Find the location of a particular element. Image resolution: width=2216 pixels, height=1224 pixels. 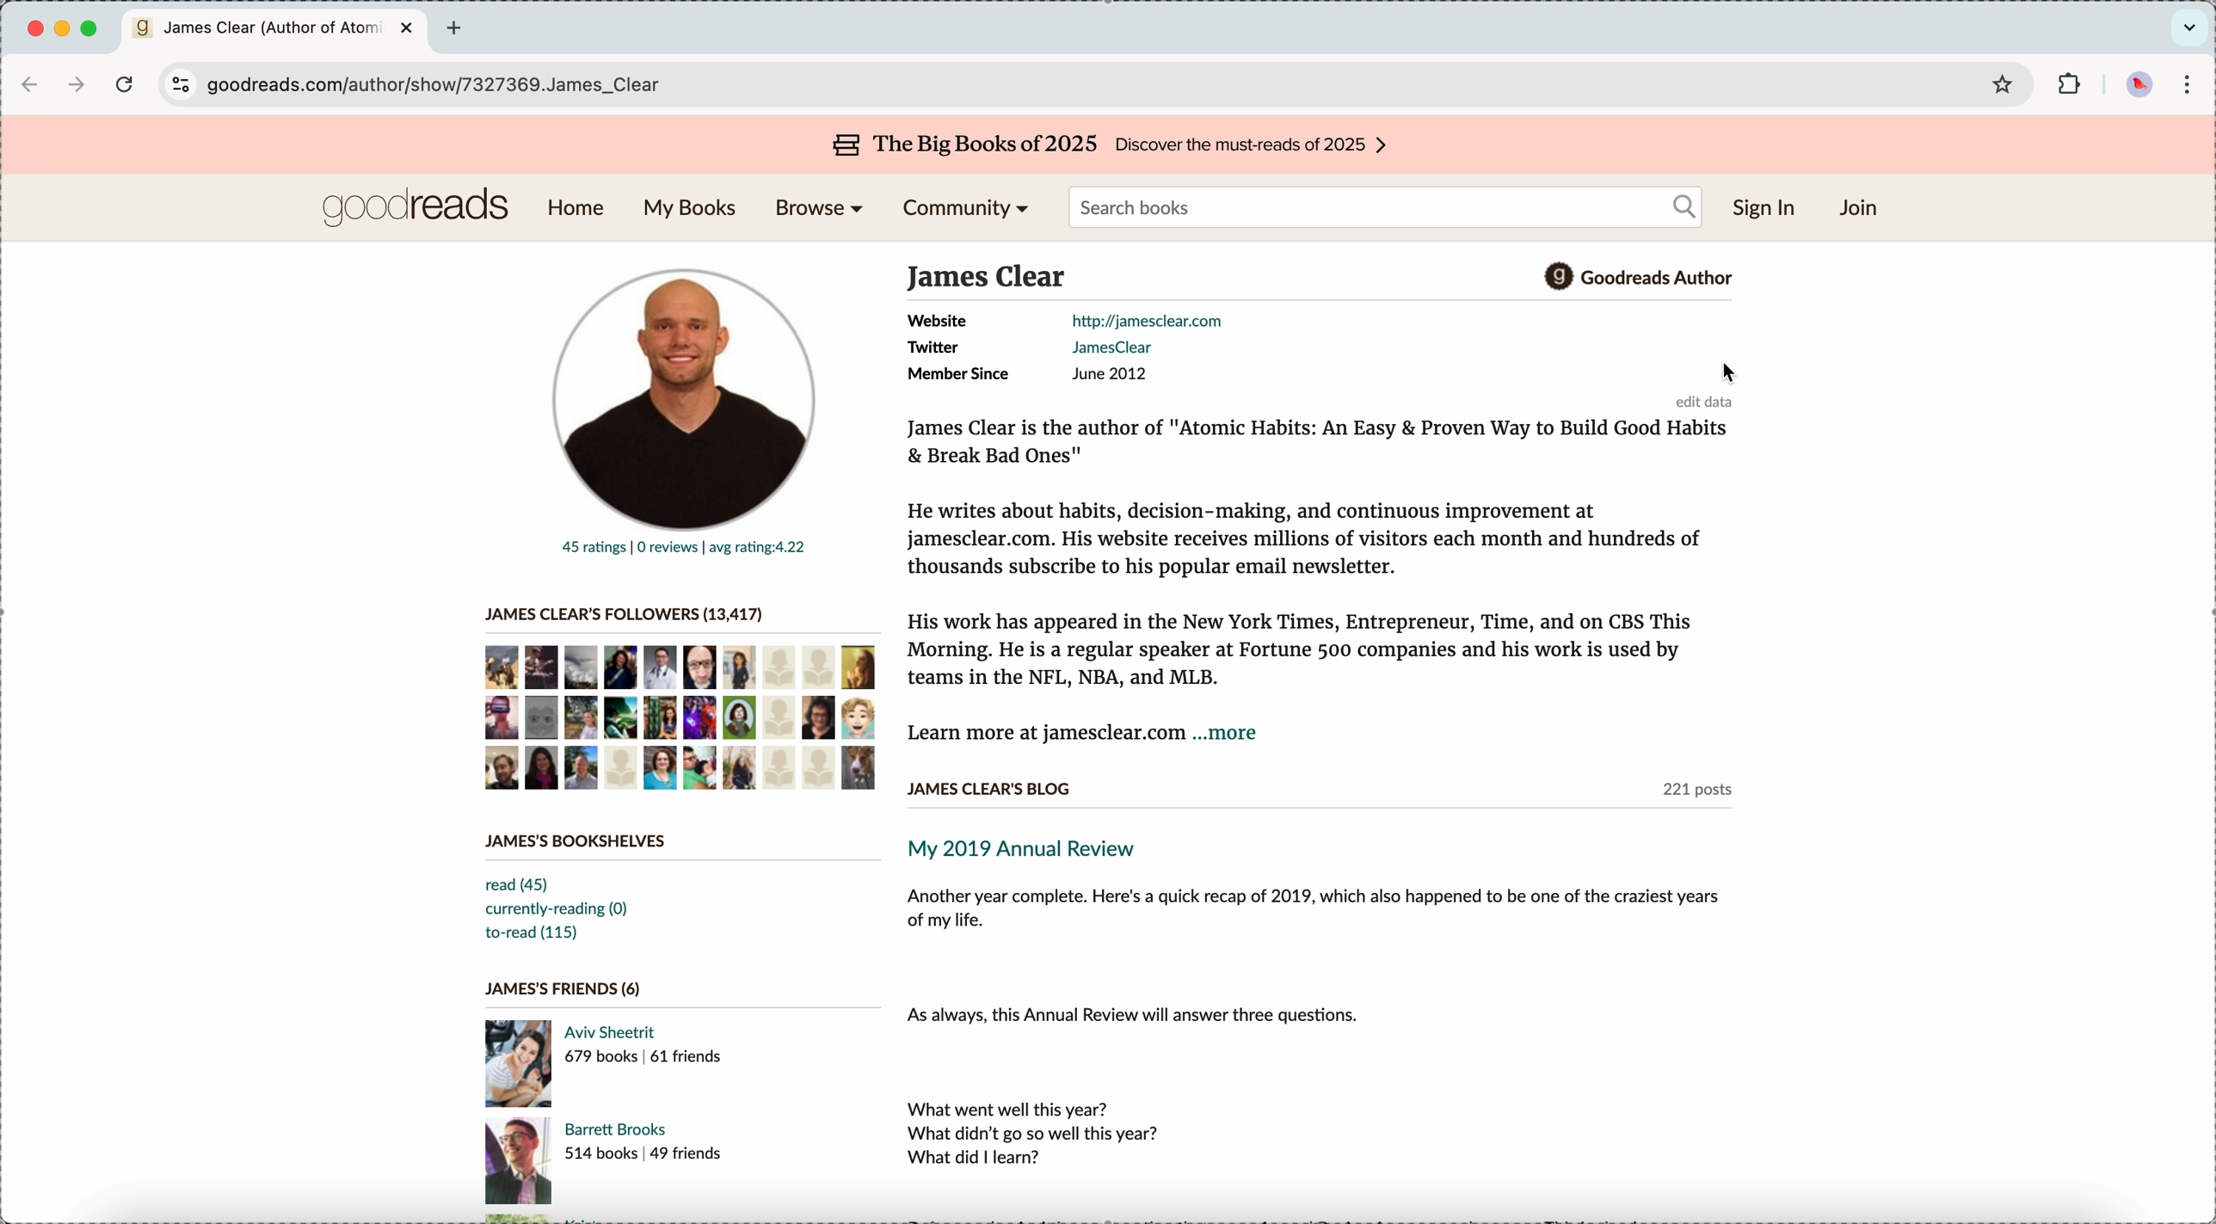

followers is located at coordinates (680, 717).